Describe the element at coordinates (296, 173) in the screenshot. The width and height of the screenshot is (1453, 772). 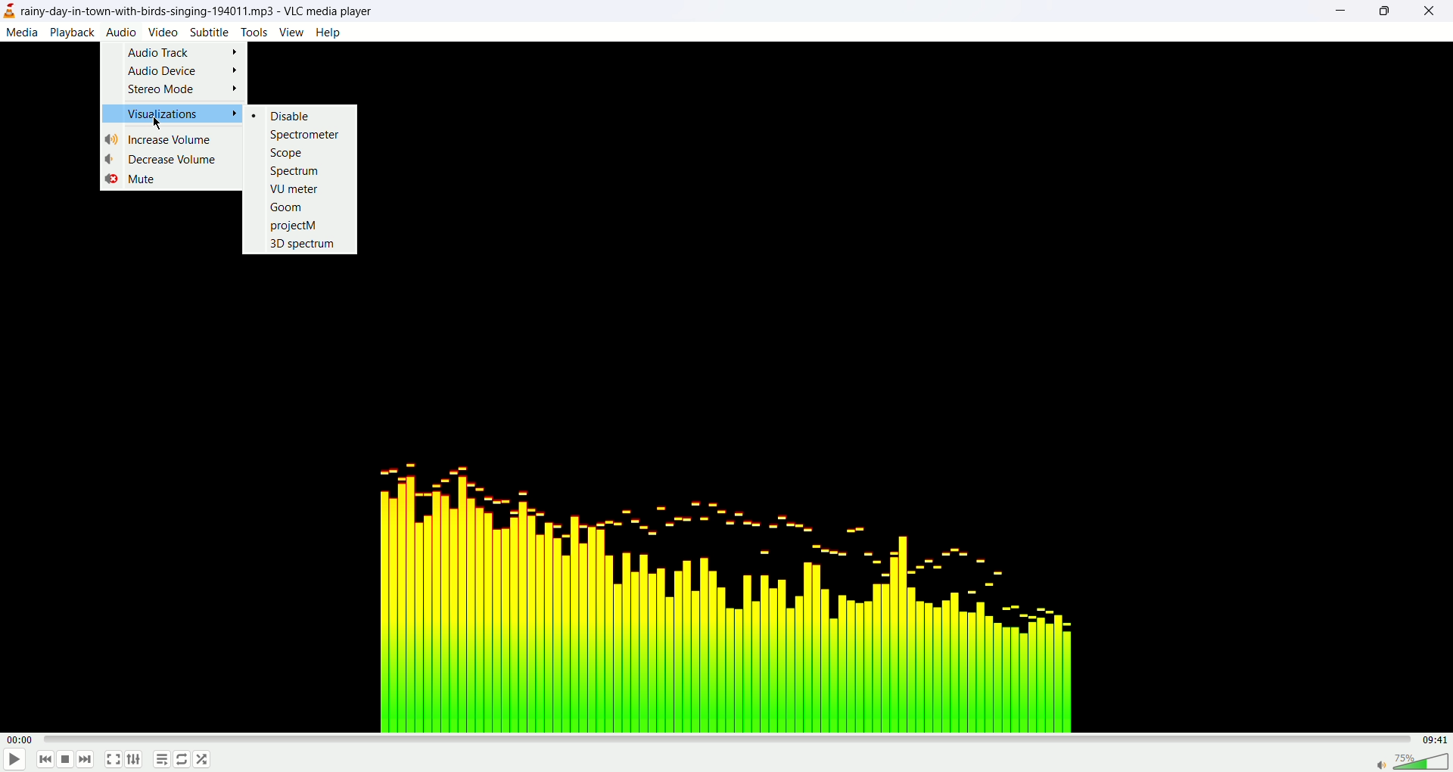
I see `spectrum` at that location.